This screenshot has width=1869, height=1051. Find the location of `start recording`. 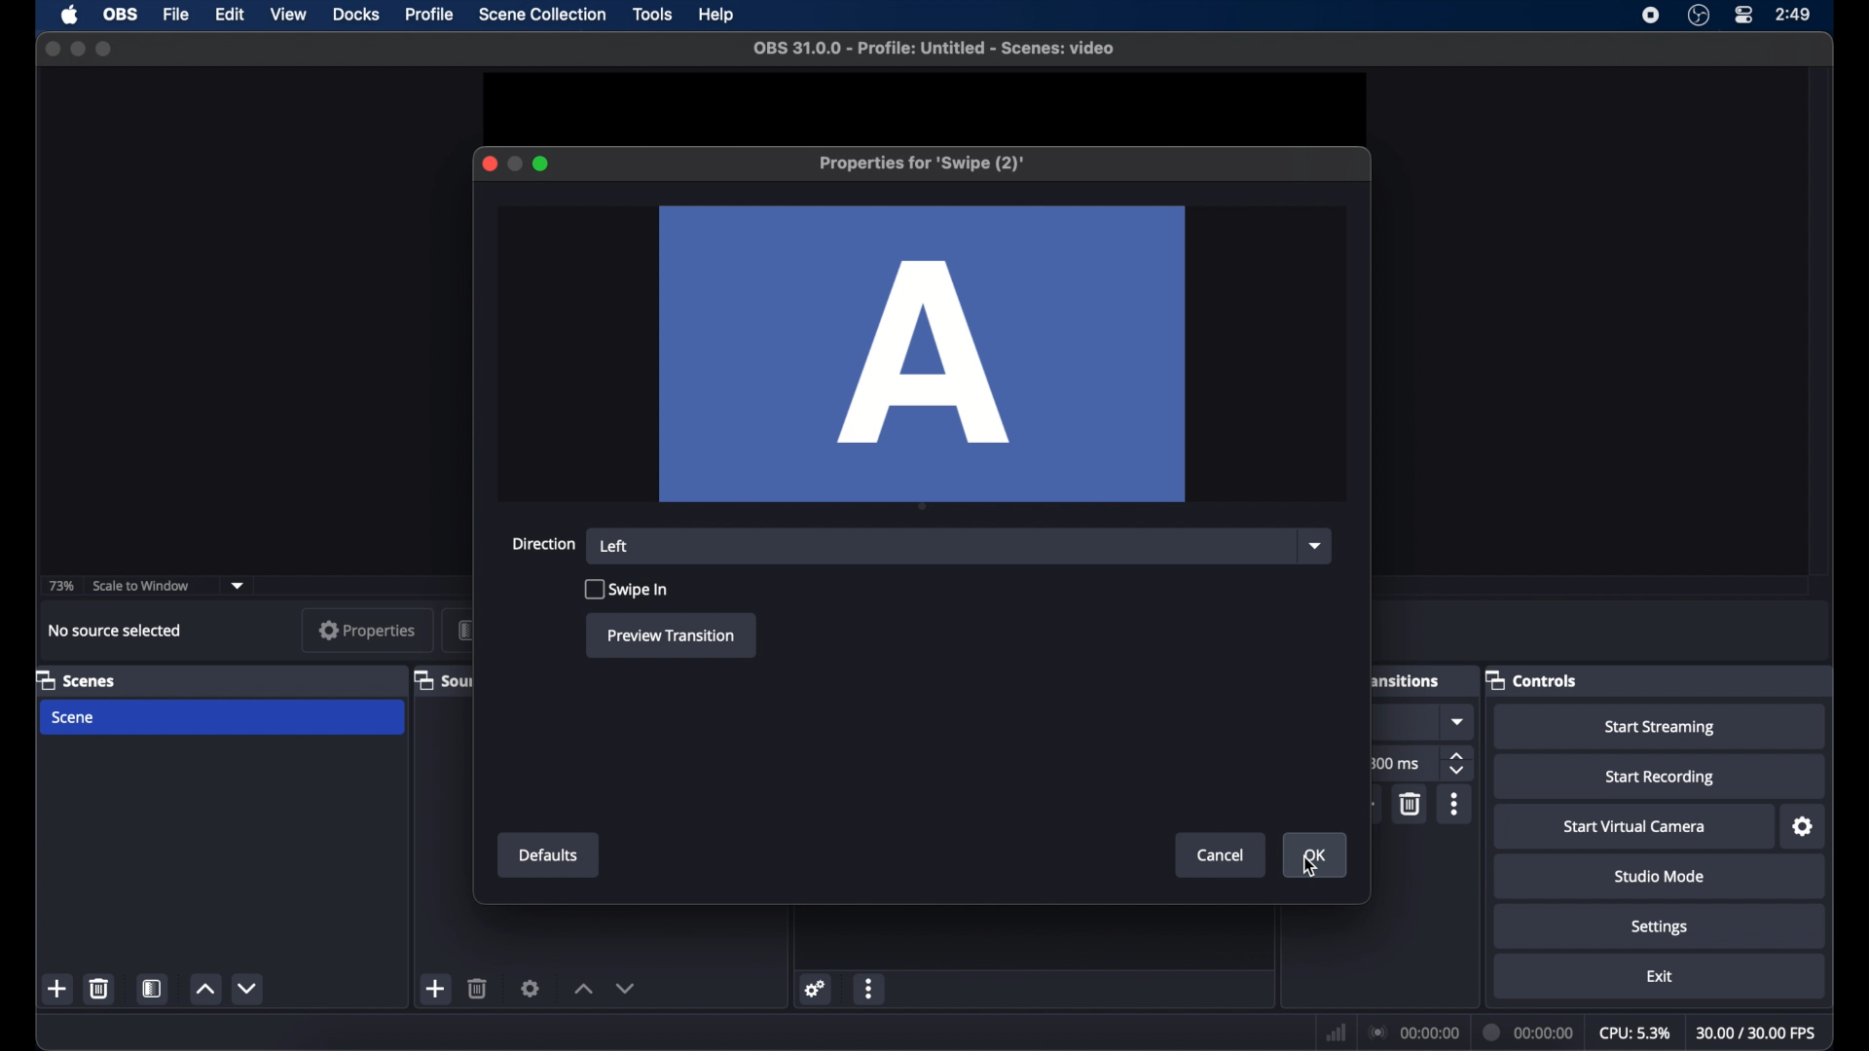

start recording is located at coordinates (1660, 778).